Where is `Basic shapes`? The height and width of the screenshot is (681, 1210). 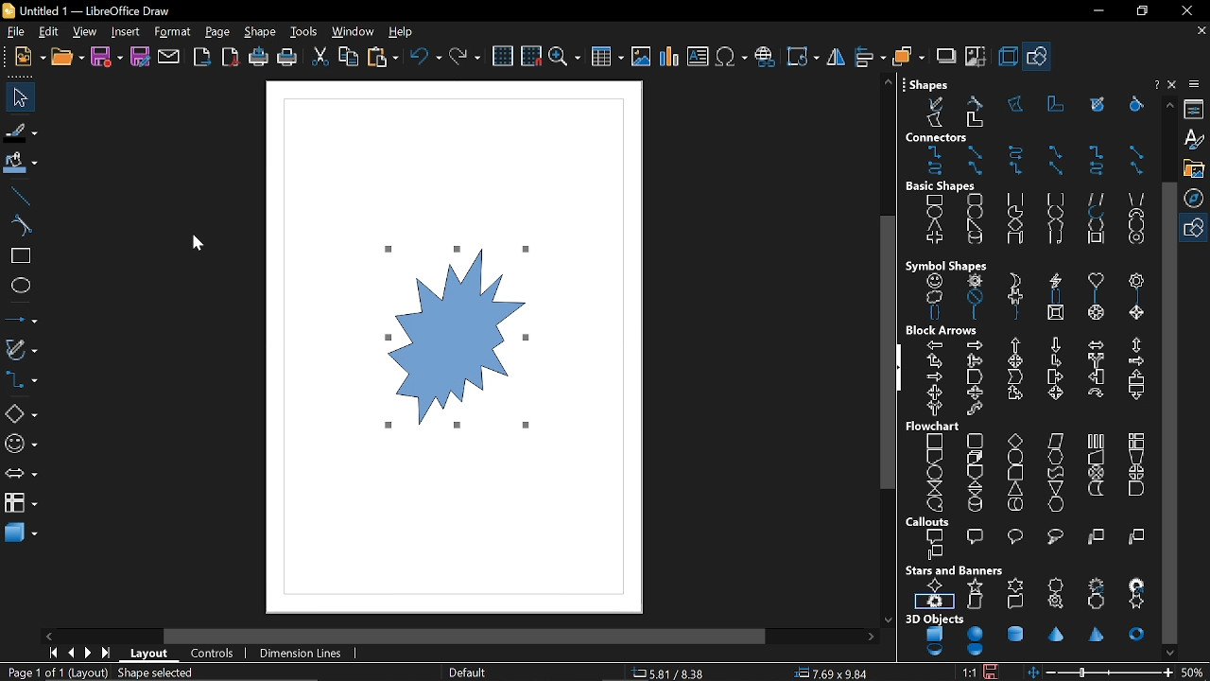
Basic shapes is located at coordinates (1196, 229).